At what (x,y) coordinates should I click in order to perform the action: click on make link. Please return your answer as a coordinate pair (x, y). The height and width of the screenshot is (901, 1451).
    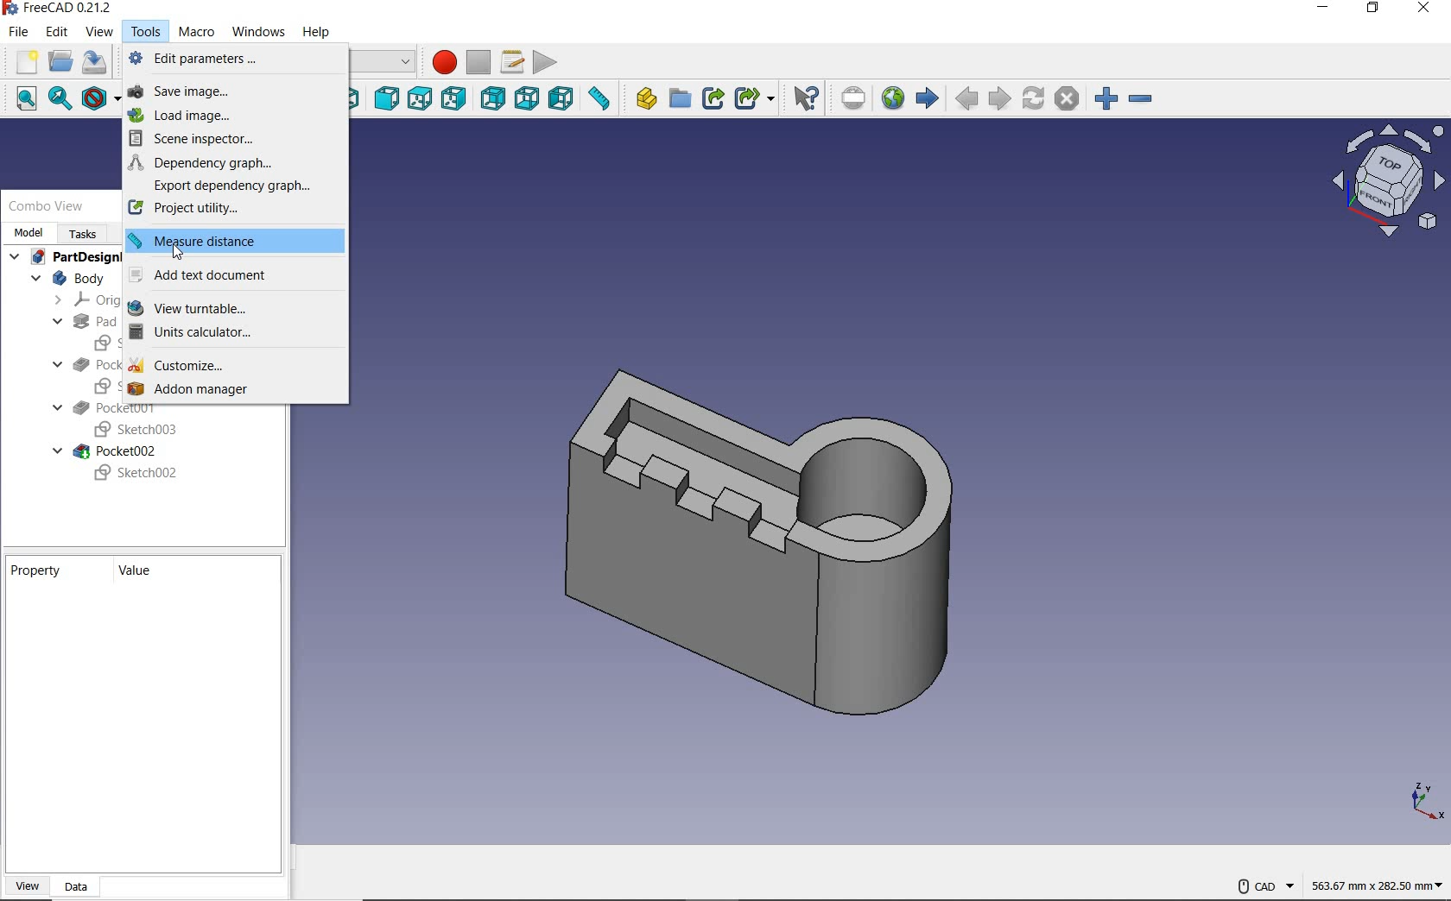
    Looking at the image, I should click on (713, 98).